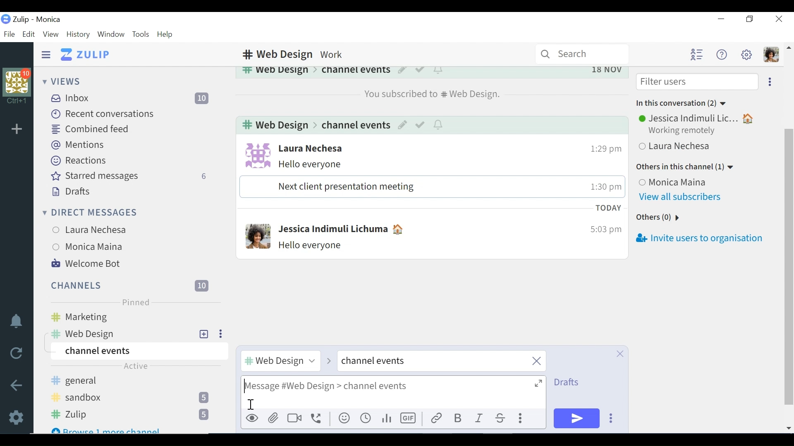 The height and width of the screenshot is (446, 794). What do you see at coordinates (16, 353) in the screenshot?
I see `Reload` at bounding box center [16, 353].